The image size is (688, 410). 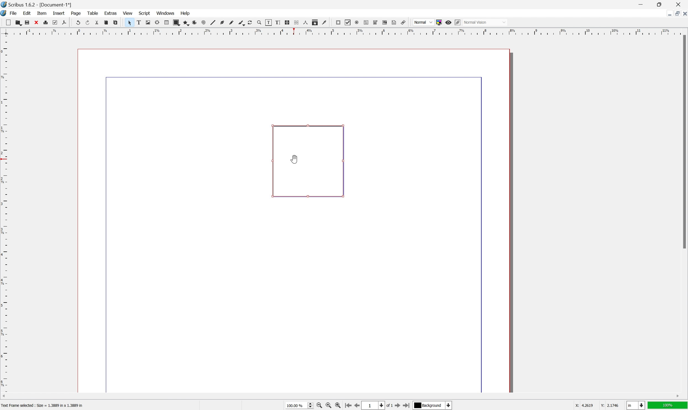 What do you see at coordinates (148, 22) in the screenshot?
I see `image frame` at bounding box center [148, 22].